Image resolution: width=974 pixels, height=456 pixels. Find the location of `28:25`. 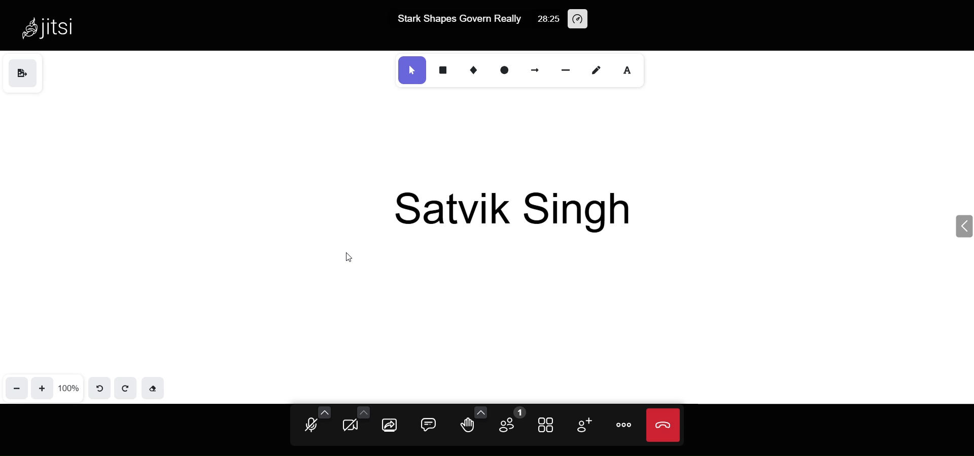

28:25 is located at coordinates (547, 18).